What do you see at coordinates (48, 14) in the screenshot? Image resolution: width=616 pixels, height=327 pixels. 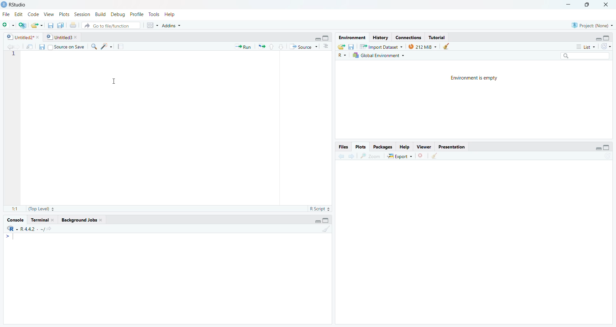 I see `view` at bounding box center [48, 14].